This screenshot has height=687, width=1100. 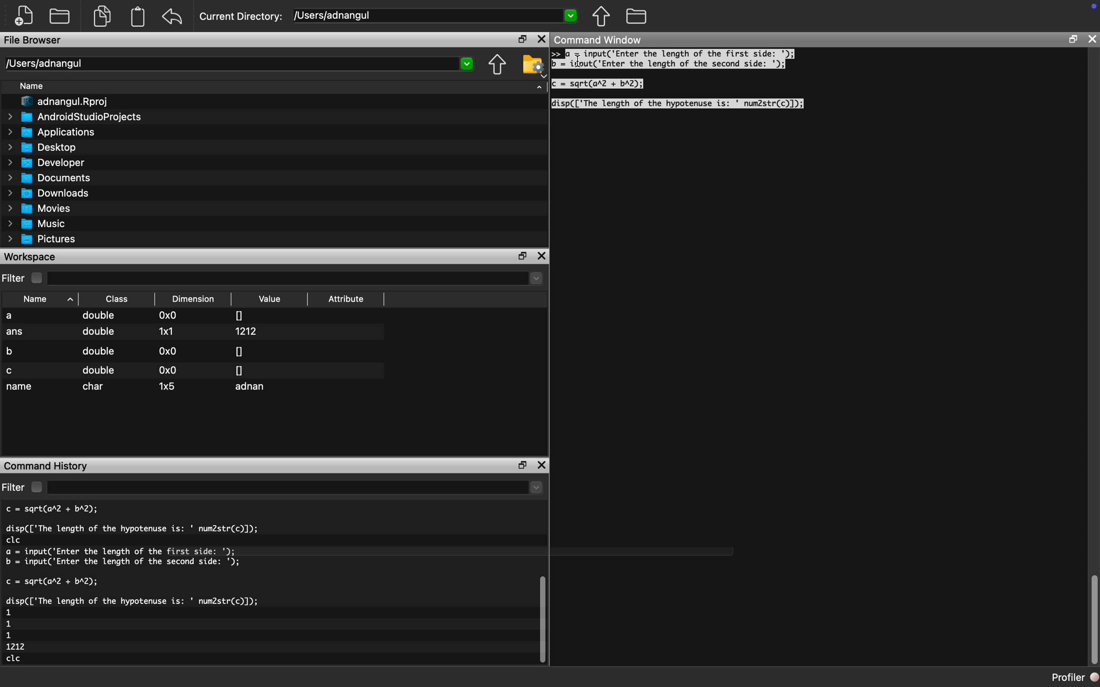 I want to click on folder settings, so click(x=533, y=65).